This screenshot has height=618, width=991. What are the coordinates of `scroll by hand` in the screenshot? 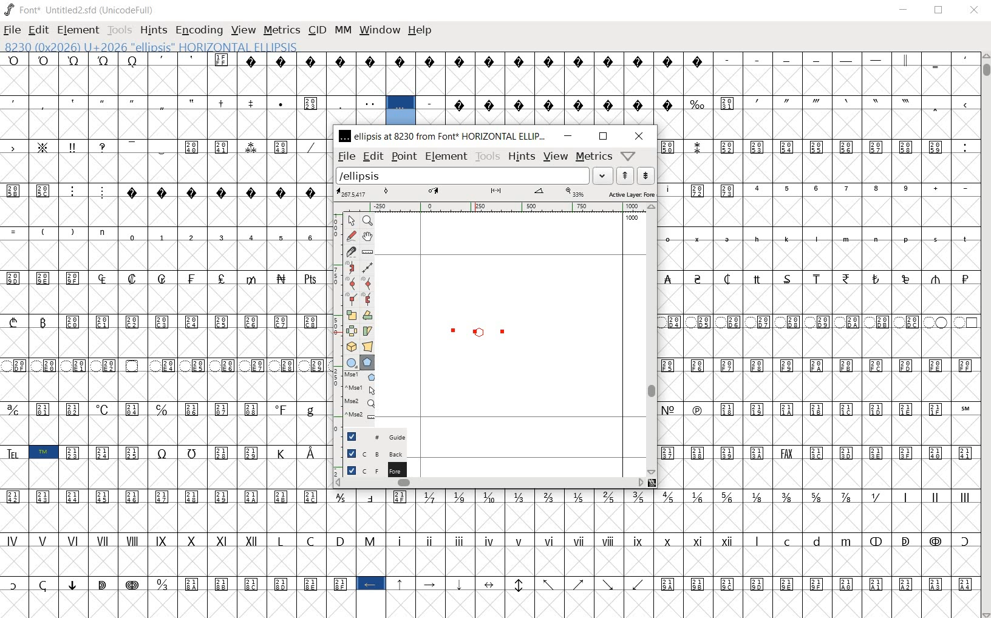 It's located at (369, 237).